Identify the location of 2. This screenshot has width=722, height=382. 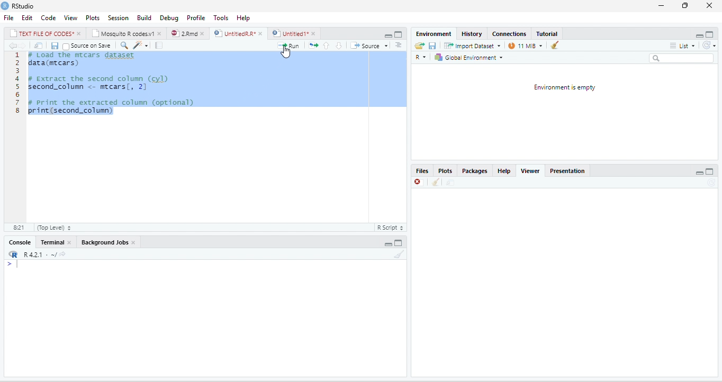
(17, 63).